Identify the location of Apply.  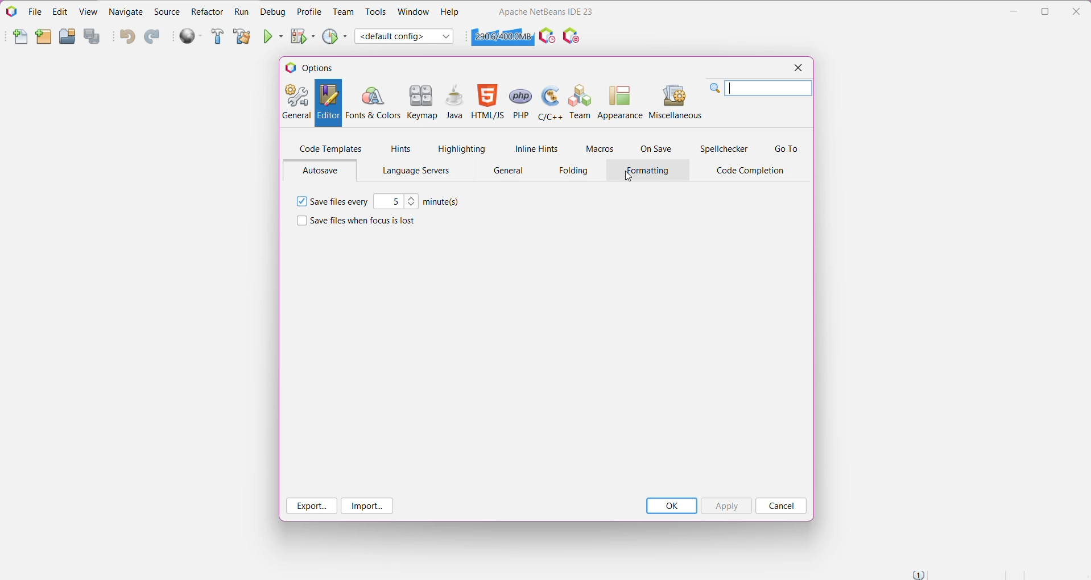
(726, 506).